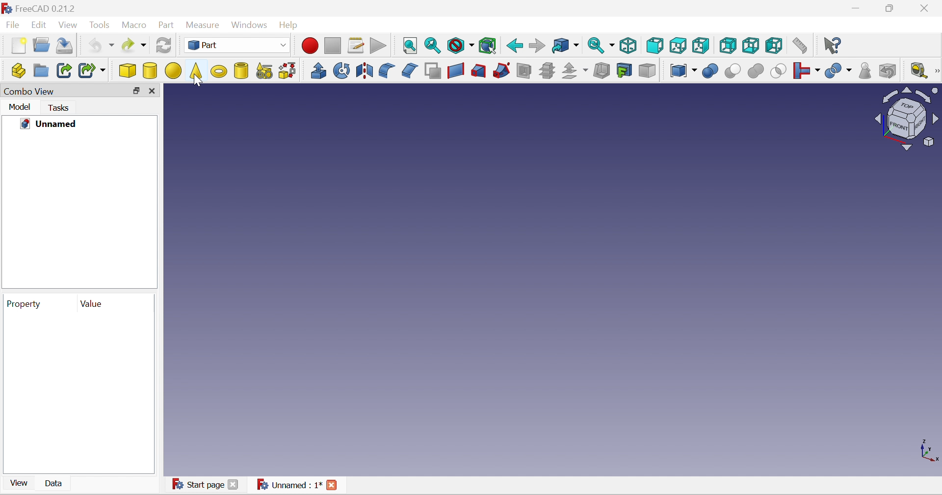 The width and height of the screenshot is (942, 495). I want to click on View, so click(21, 482).